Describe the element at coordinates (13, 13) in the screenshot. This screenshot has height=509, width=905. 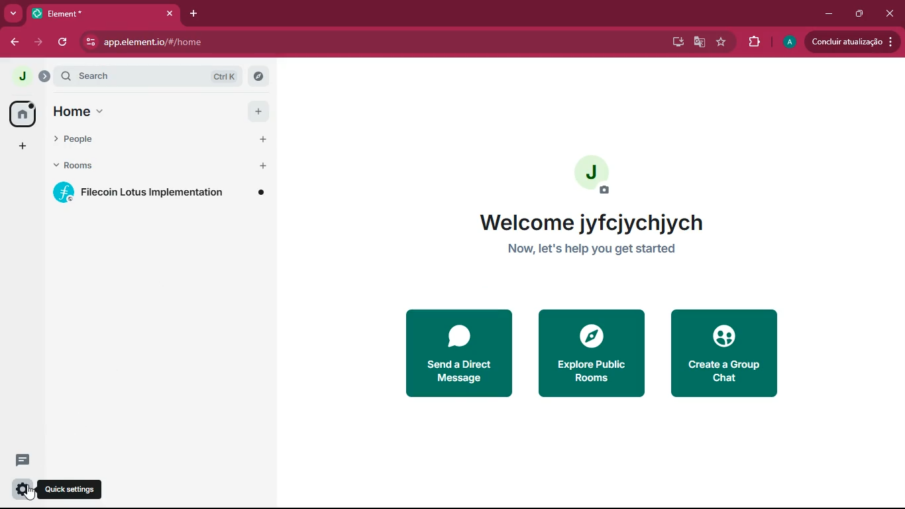
I see `more` at that location.